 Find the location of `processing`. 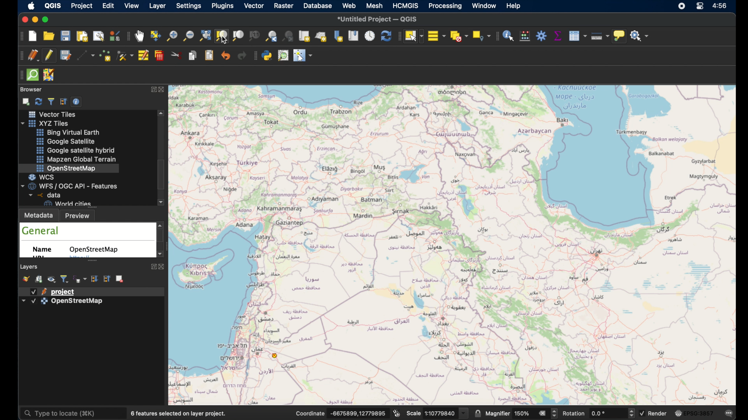

processing is located at coordinates (445, 6).